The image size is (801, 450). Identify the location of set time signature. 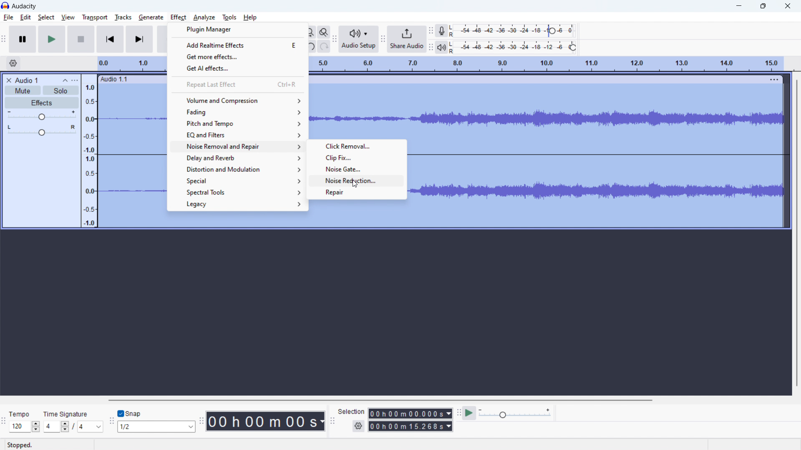
(73, 421).